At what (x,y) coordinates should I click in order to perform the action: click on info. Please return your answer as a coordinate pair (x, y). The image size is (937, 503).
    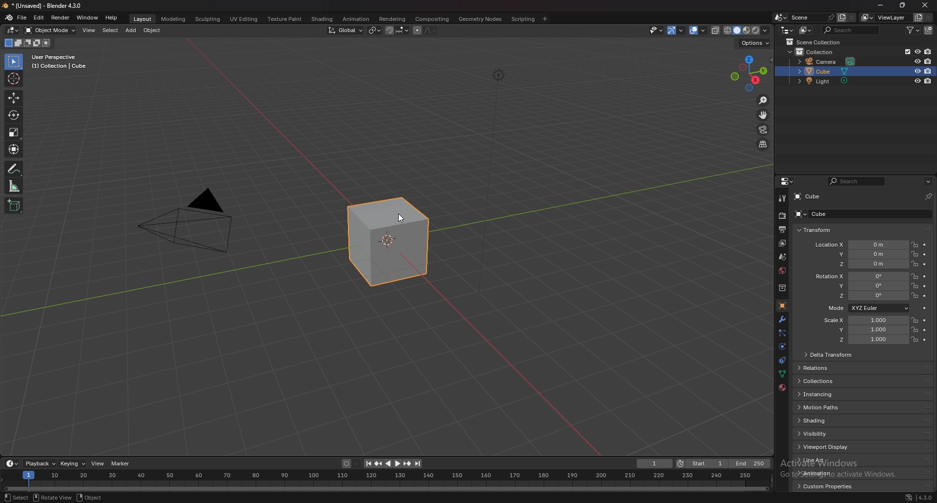
    Looking at the image, I should click on (61, 61).